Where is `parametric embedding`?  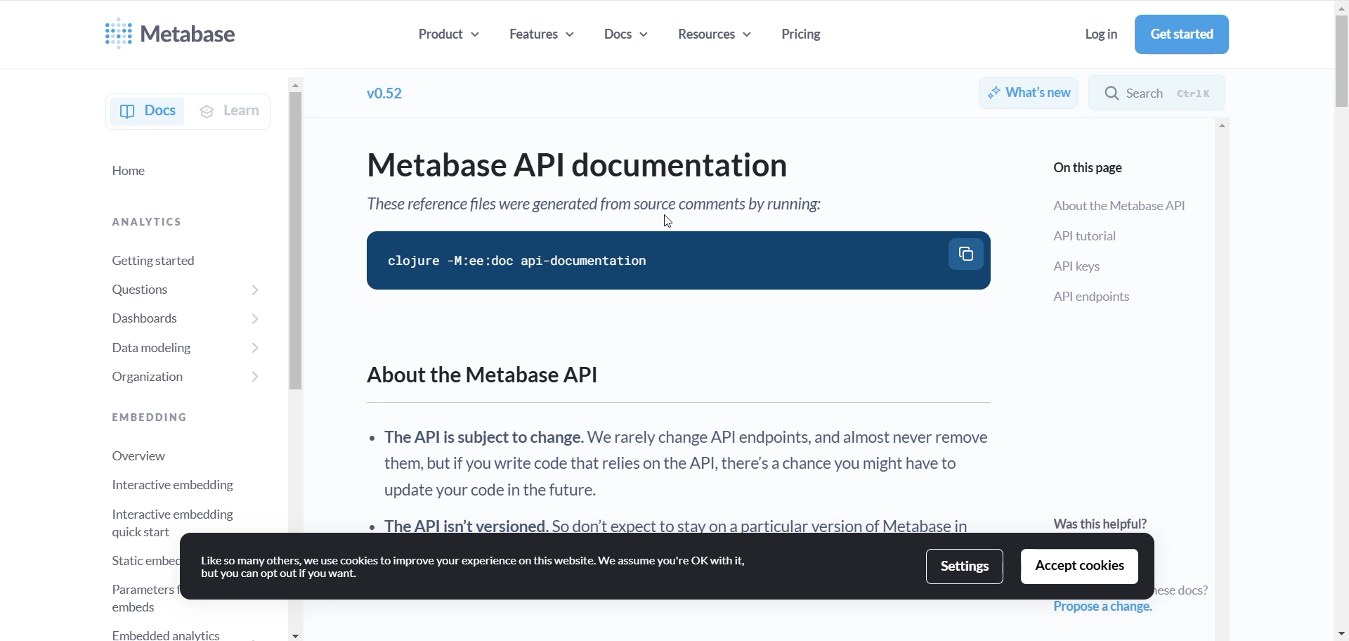 parametric embedding is located at coordinates (123, 594).